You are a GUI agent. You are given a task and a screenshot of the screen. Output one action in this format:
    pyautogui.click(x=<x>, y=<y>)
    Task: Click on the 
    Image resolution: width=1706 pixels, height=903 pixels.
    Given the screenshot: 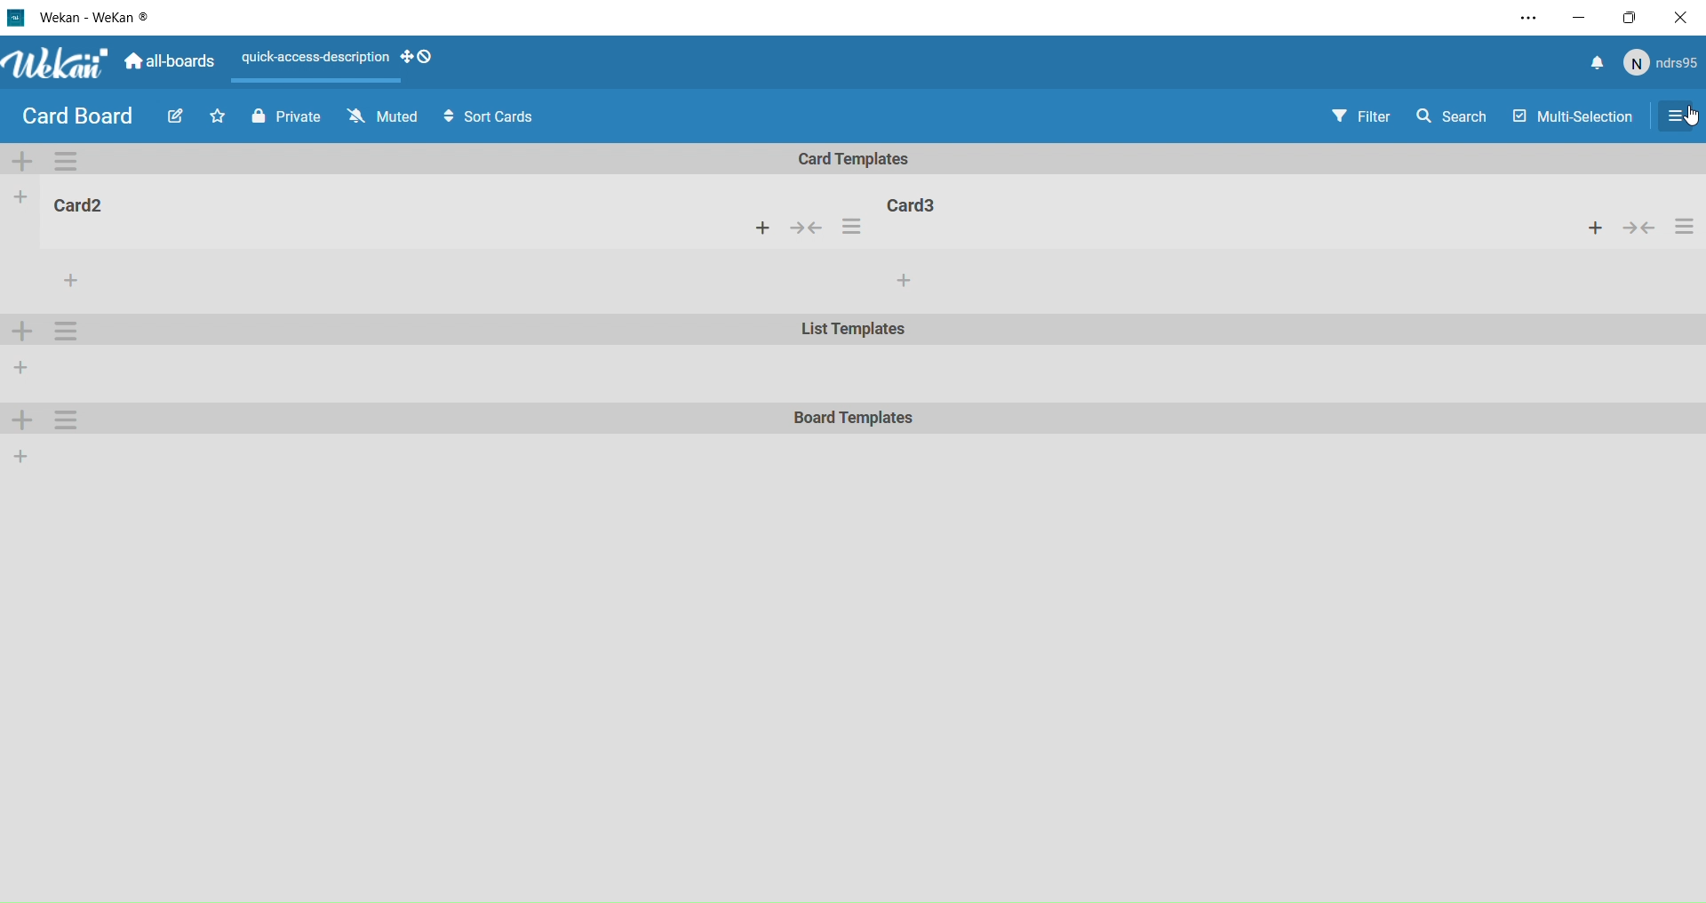 What is the action you would take?
    pyautogui.click(x=70, y=280)
    